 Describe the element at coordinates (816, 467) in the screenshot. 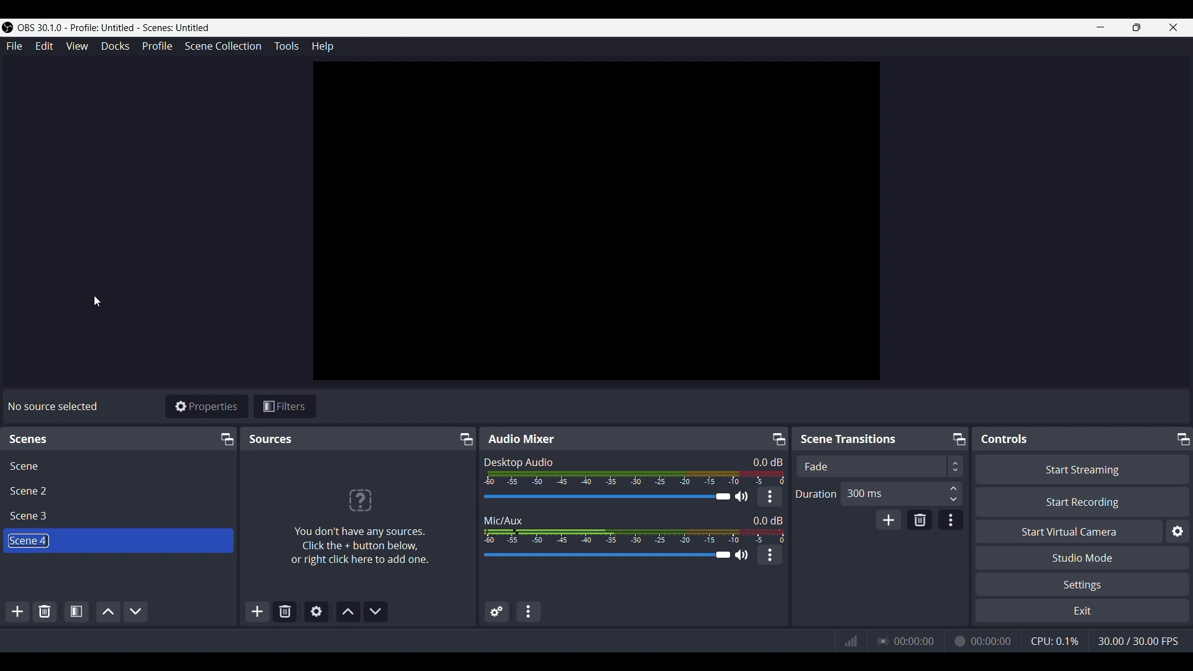

I see `Fade` at that location.